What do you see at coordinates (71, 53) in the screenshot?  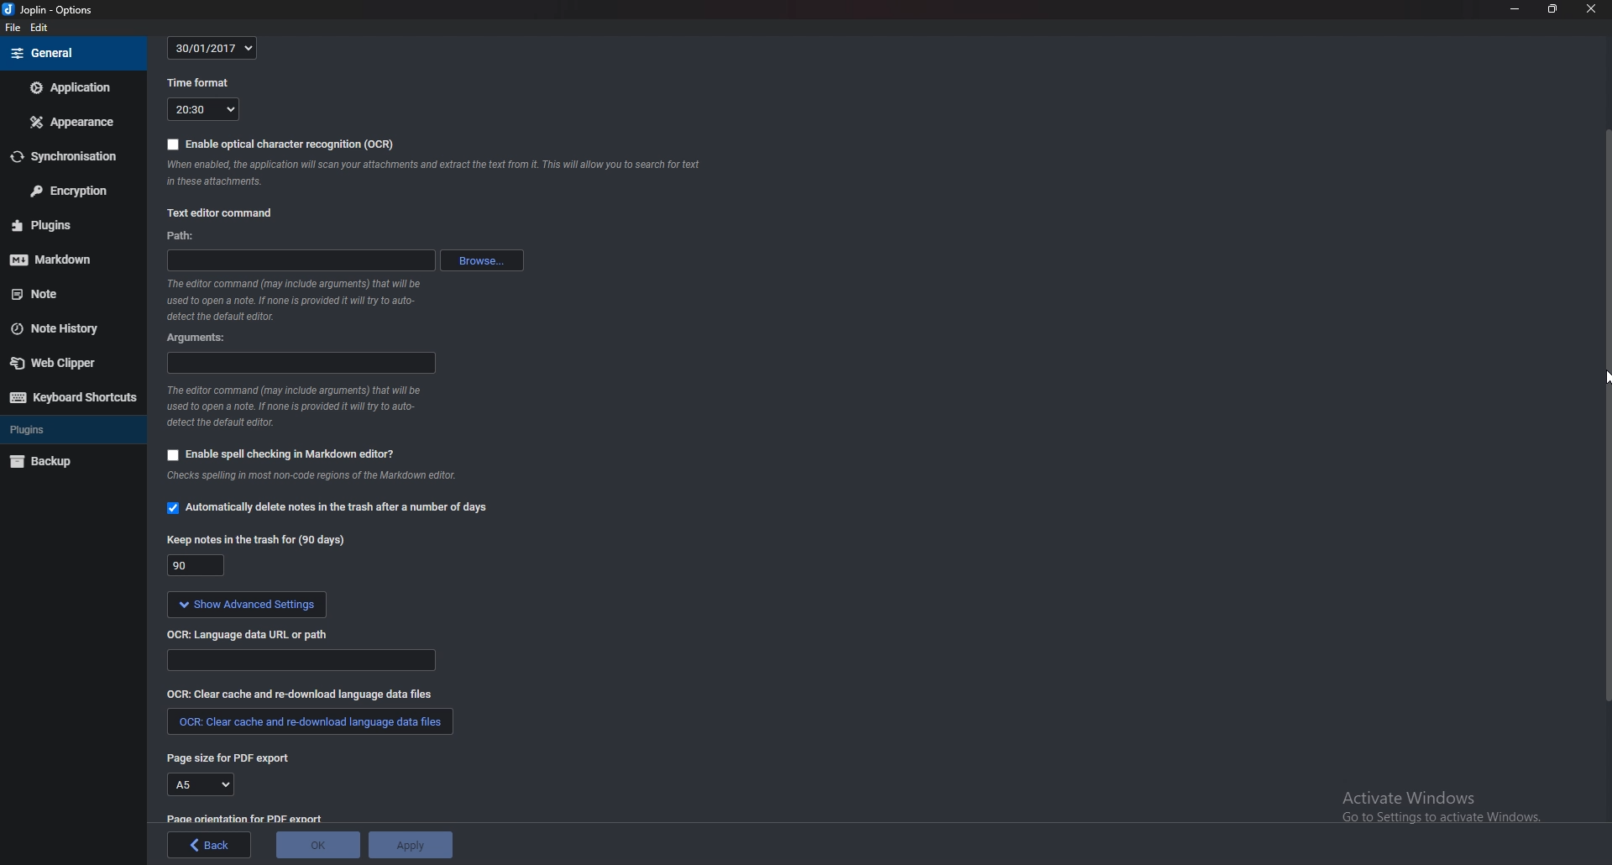 I see `general` at bounding box center [71, 53].